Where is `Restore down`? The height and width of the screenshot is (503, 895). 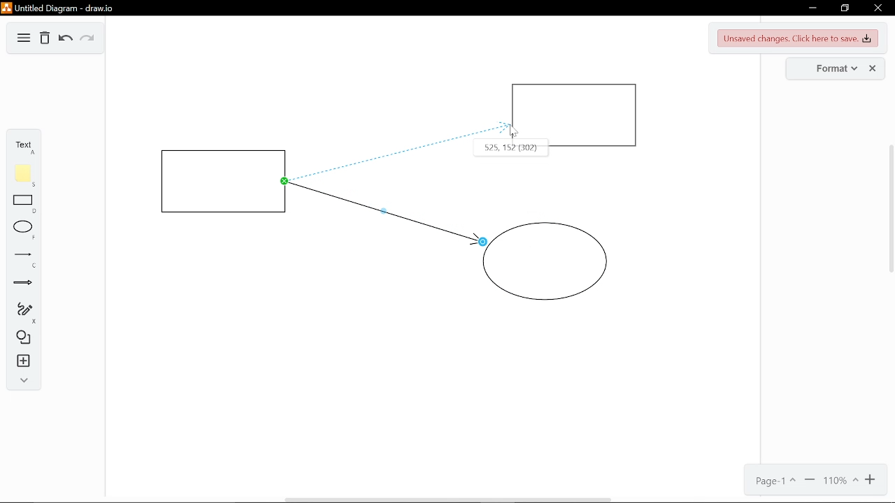
Restore down is located at coordinates (843, 8).